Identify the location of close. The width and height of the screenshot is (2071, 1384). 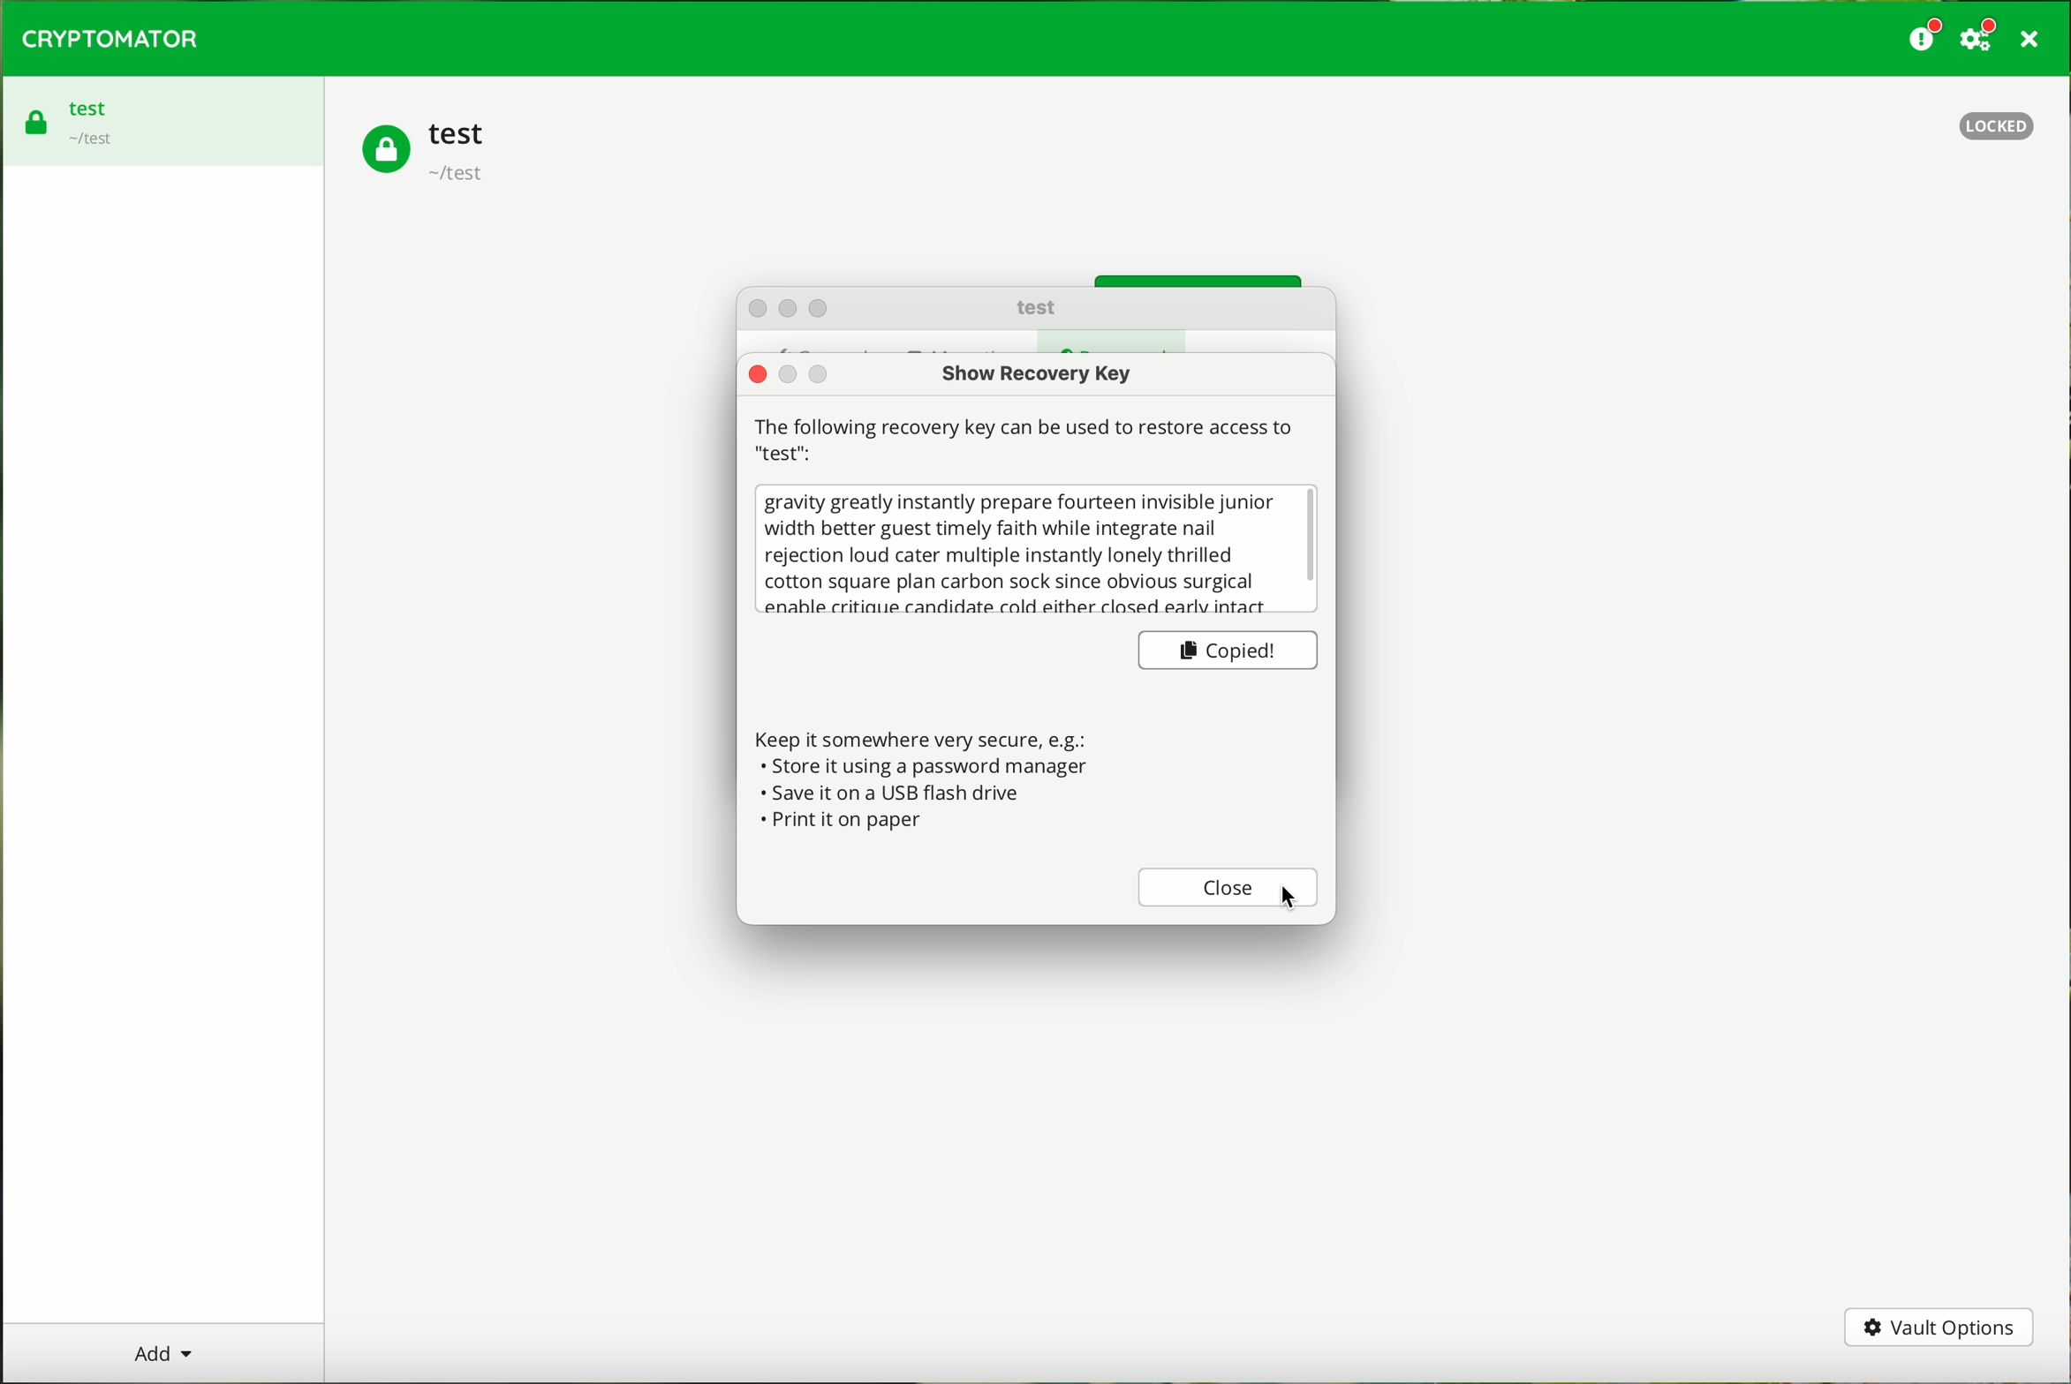
(1228, 886).